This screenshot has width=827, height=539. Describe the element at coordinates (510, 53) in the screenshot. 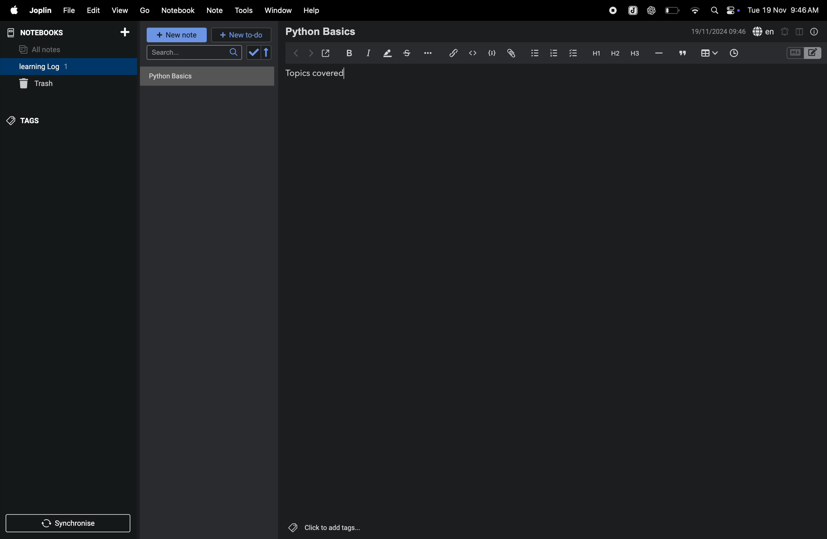

I see `attach file` at that location.